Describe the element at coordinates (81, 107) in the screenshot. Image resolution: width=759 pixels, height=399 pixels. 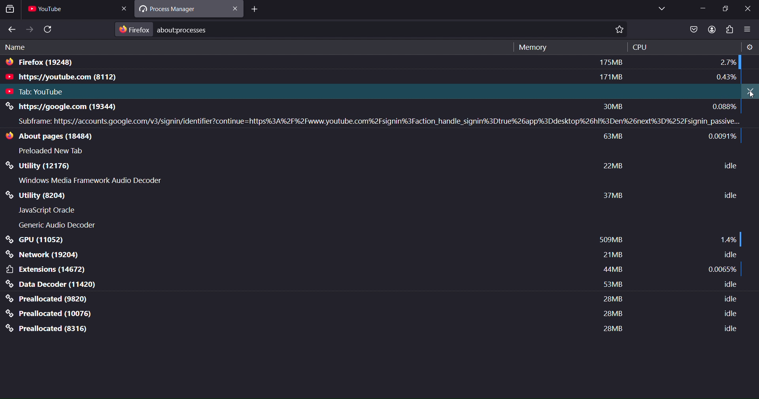
I see `https:/google.com(19344)` at that location.